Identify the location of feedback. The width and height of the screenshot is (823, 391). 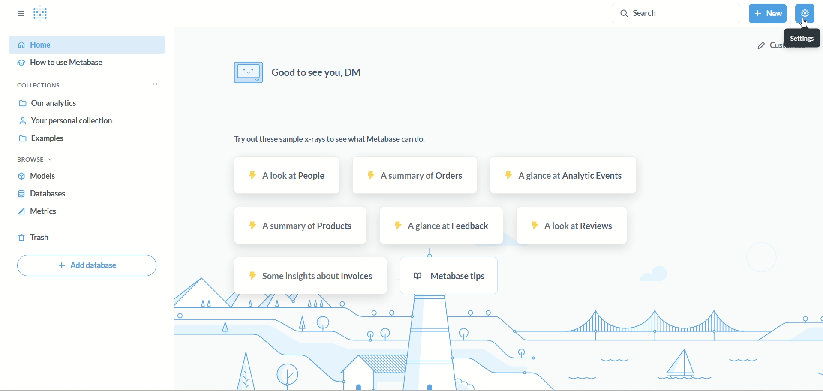
(444, 226).